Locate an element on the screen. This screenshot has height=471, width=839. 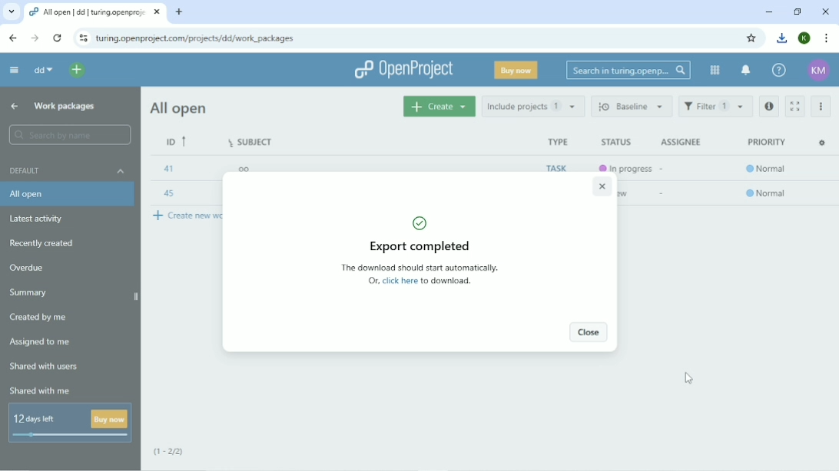
Task is located at coordinates (554, 168).